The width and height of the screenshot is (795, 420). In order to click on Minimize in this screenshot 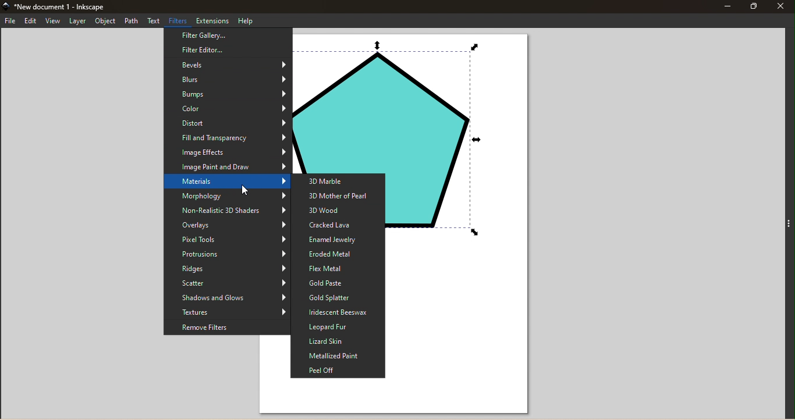, I will do `click(726, 6)`.